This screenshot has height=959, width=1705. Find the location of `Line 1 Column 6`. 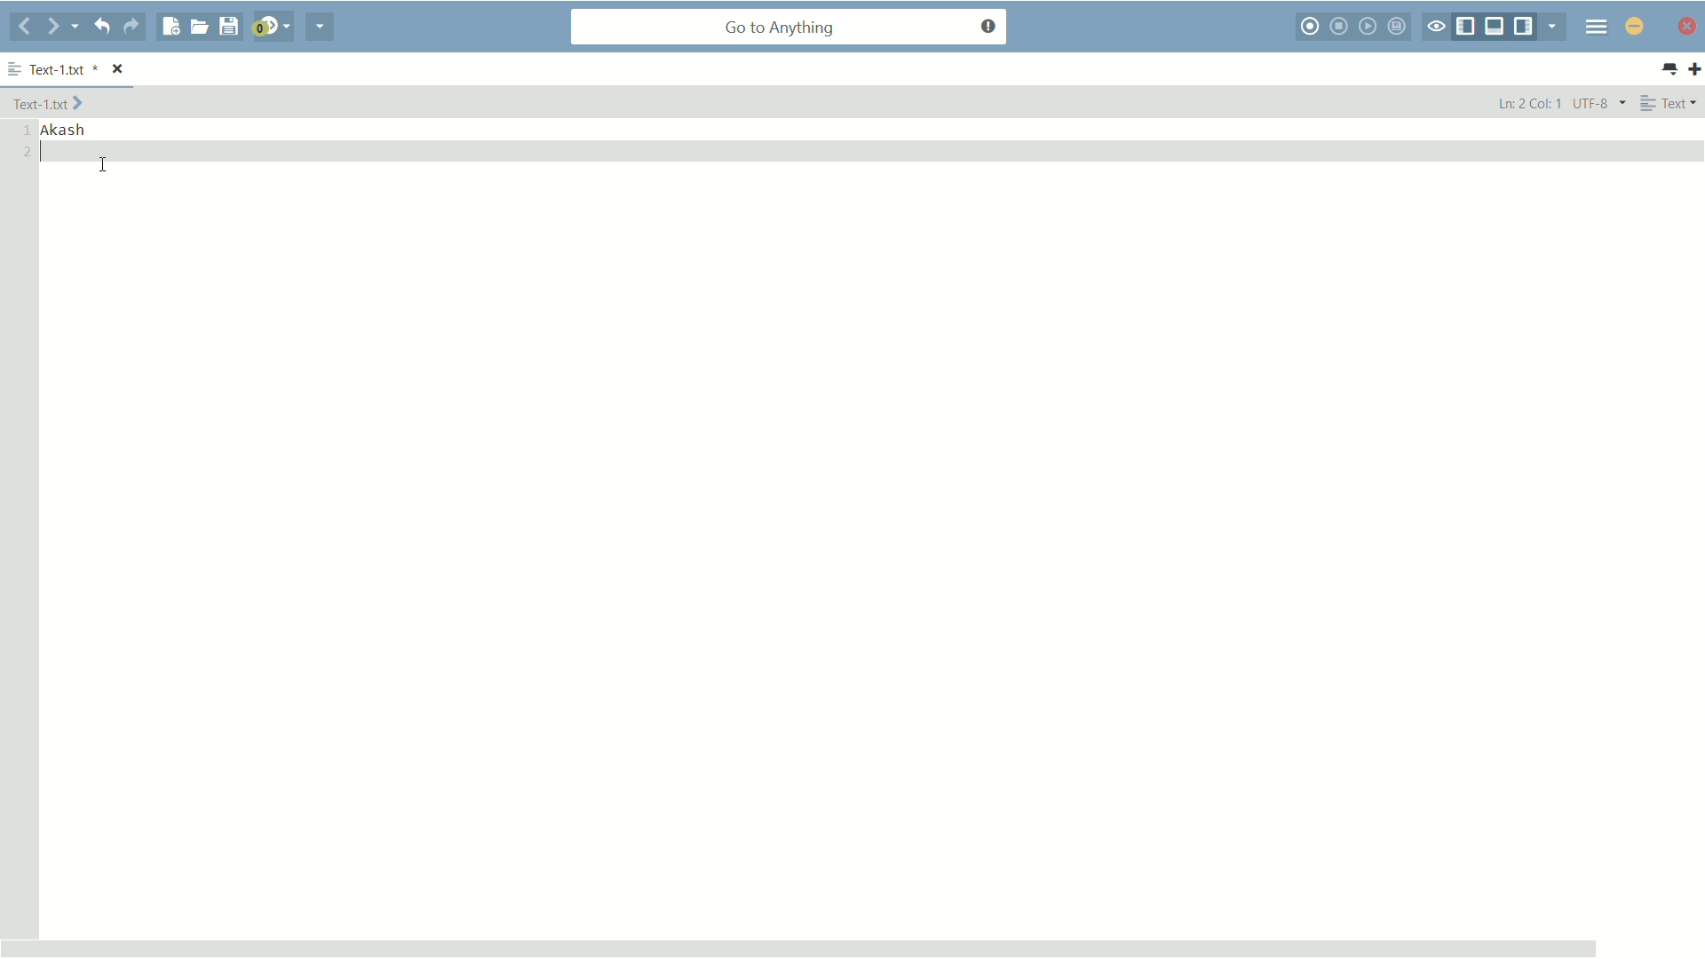

Line 1 Column 6 is located at coordinates (1527, 102).